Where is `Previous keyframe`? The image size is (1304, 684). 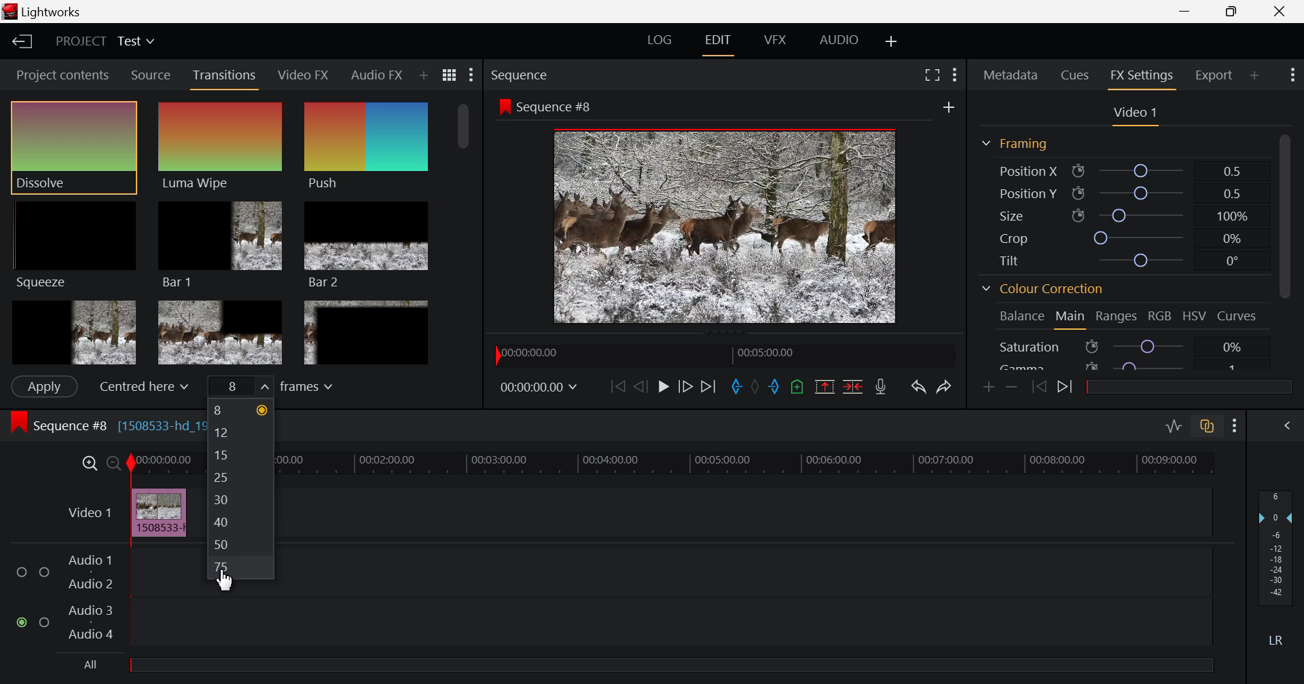
Previous keyframe is located at coordinates (1042, 387).